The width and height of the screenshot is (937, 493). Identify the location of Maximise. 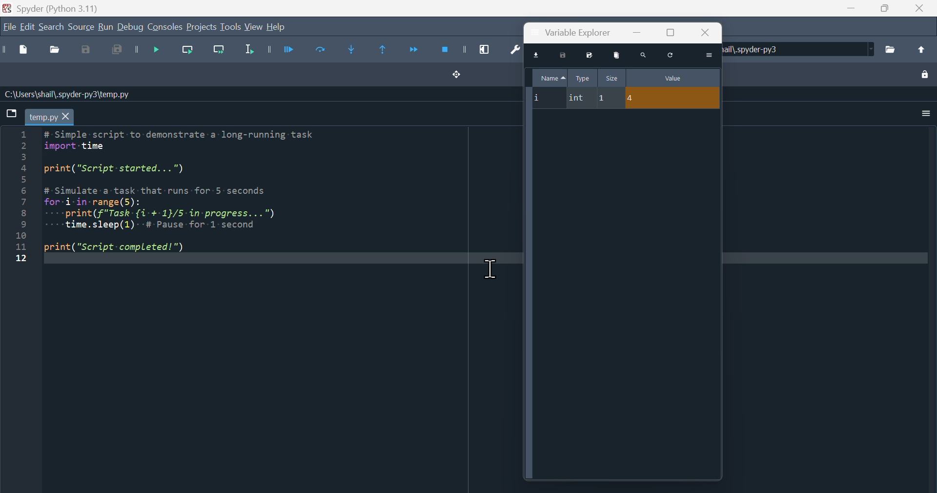
(882, 8).